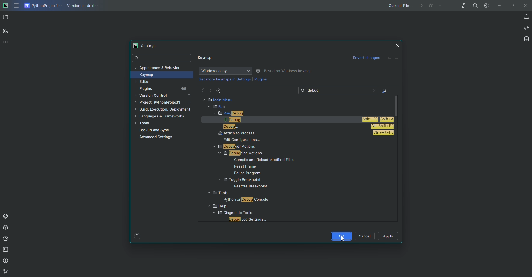 This screenshot has height=277, width=532. What do you see at coordinates (162, 58) in the screenshot?
I see `Search` at bounding box center [162, 58].